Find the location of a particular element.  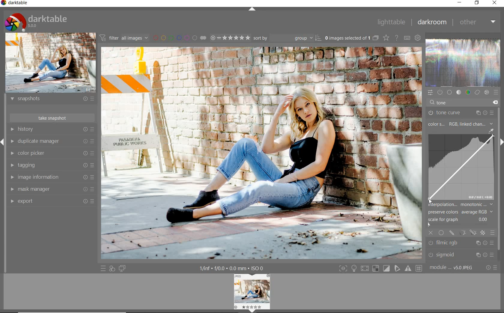

show global preferences is located at coordinates (418, 38).